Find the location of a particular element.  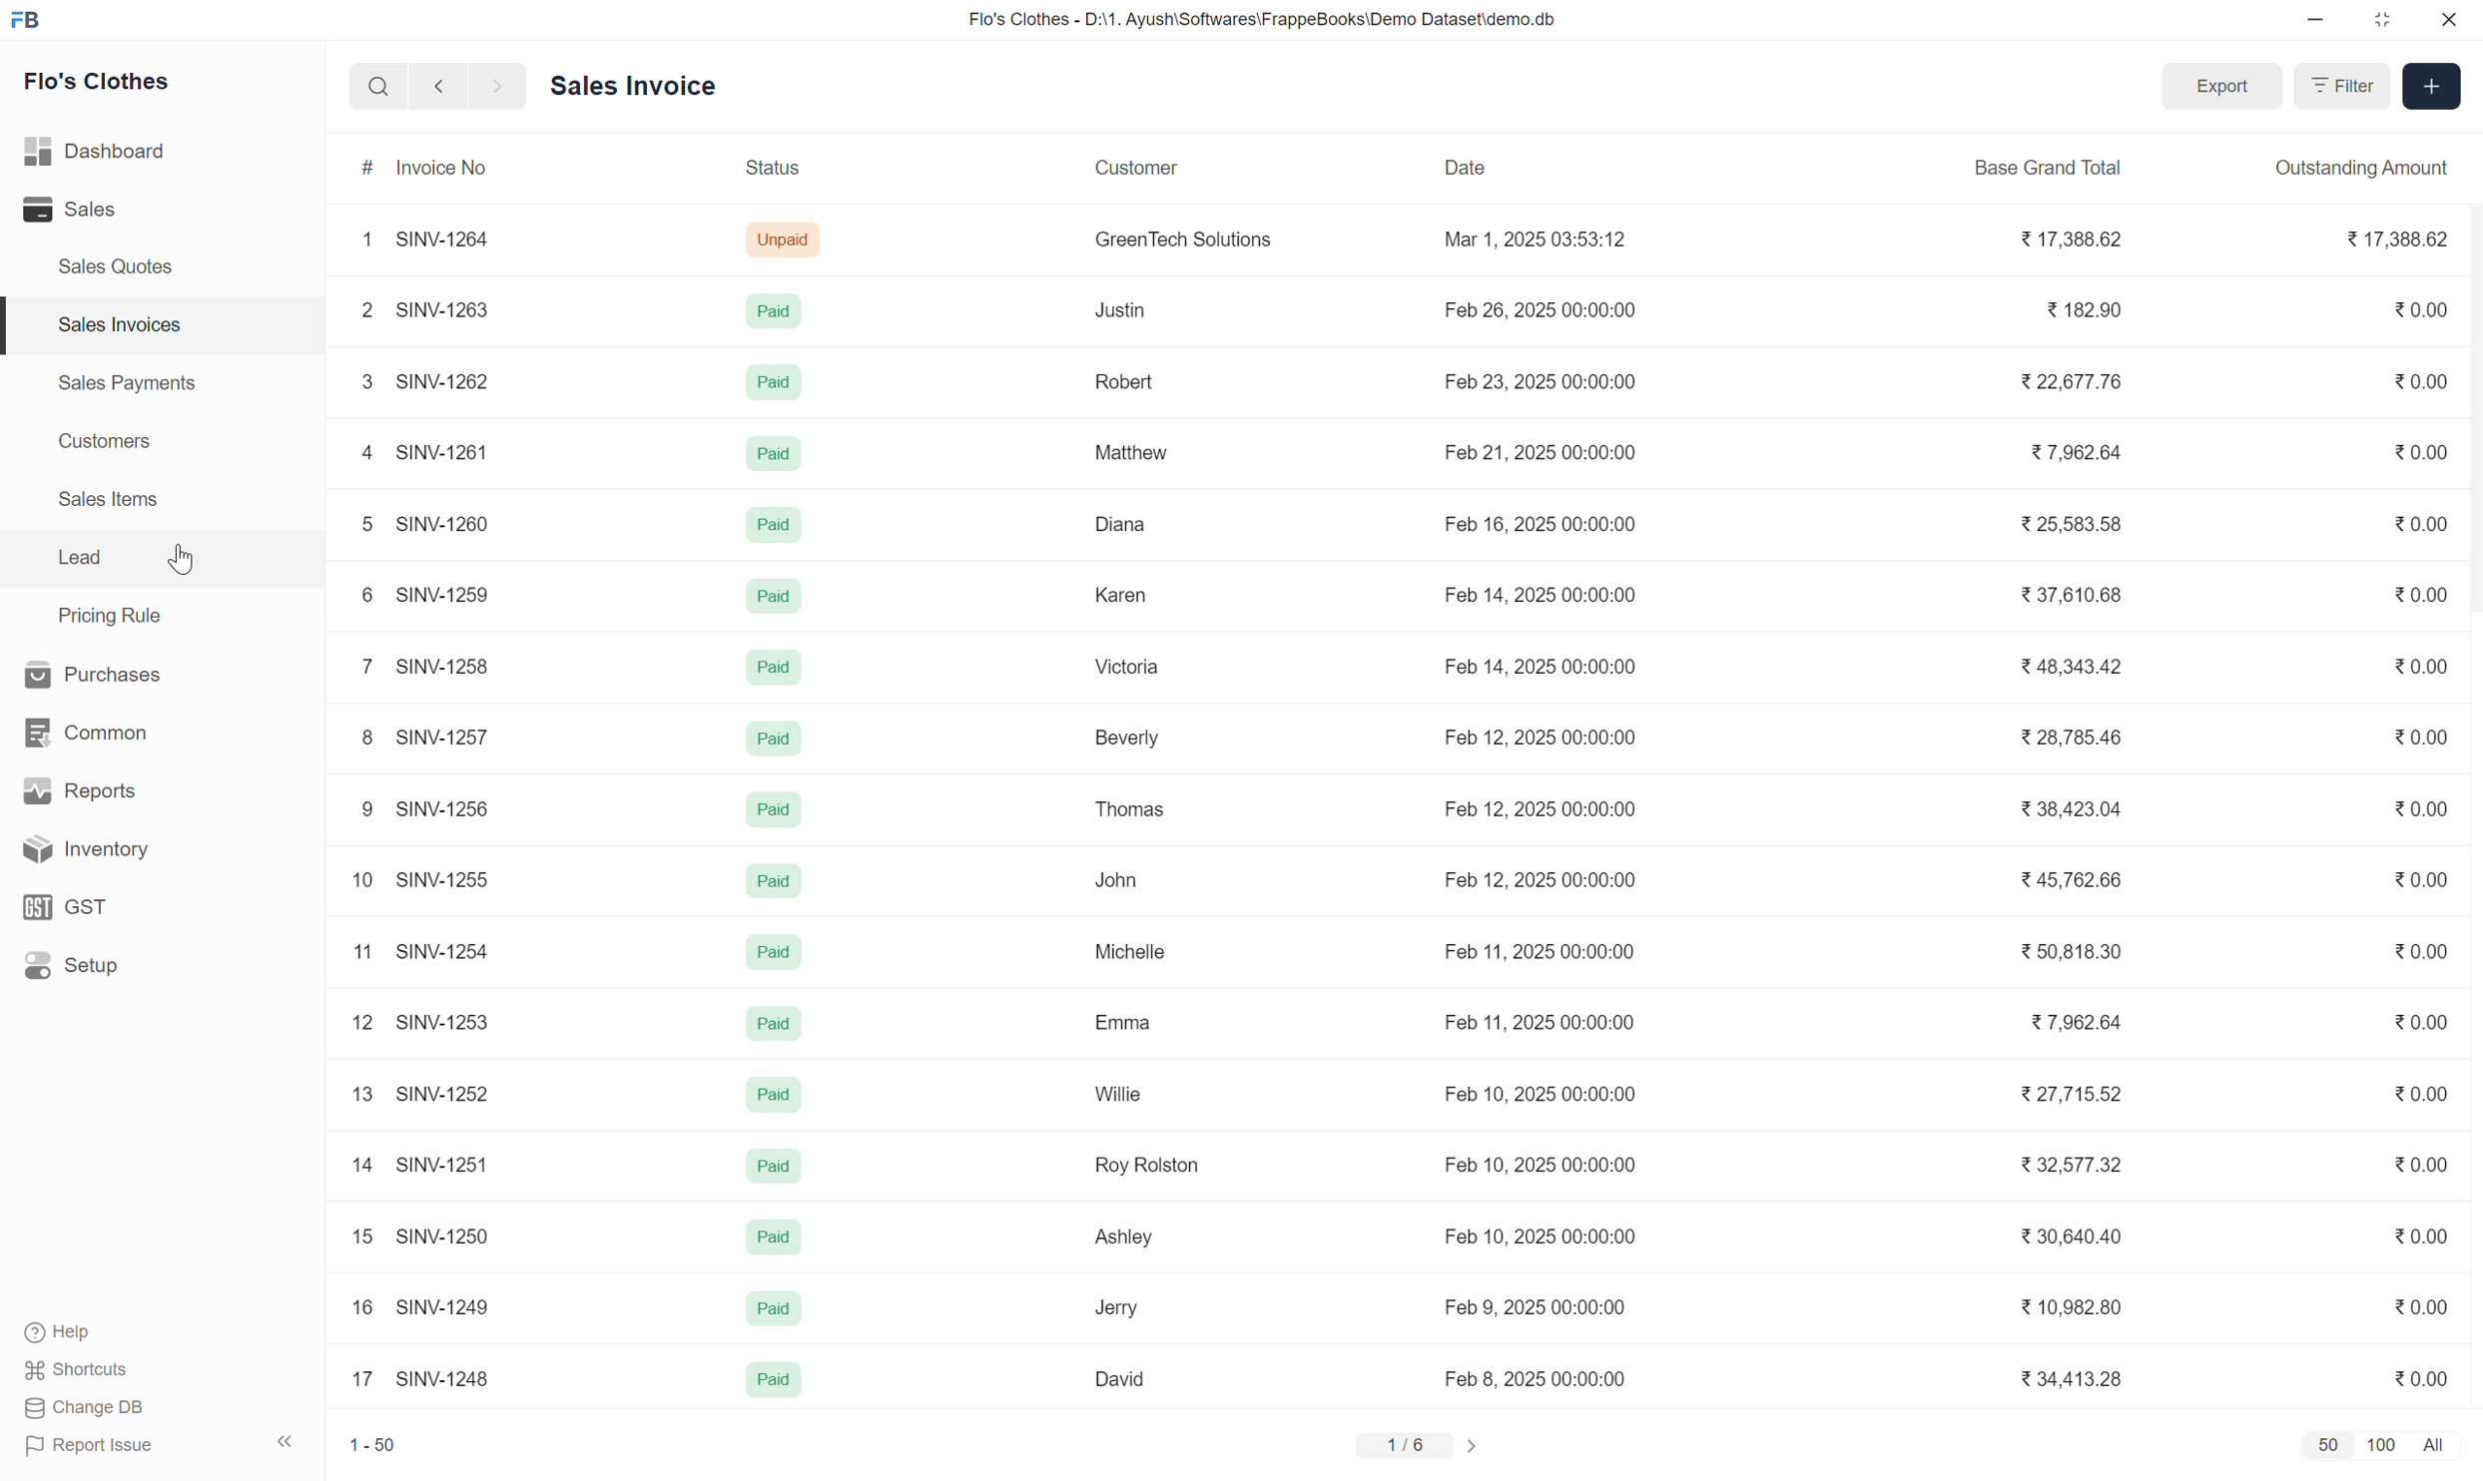

328,785.46 is located at coordinates (2069, 739).